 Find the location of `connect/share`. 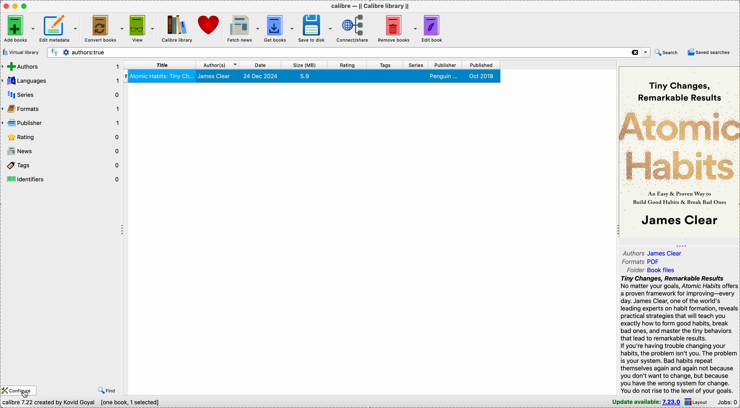

connect/share is located at coordinates (352, 28).